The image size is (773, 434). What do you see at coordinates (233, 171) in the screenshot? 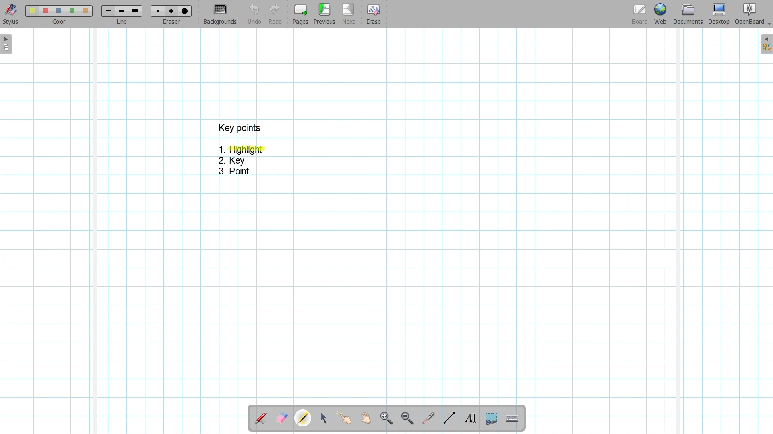
I see `3. Point` at bounding box center [233, 171].